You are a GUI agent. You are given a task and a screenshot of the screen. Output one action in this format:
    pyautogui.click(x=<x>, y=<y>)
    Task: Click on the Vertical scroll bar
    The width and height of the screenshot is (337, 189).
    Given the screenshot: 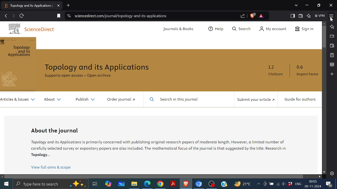 What is the action you would take?
    pyautogui.click(x=324, y=37)
    